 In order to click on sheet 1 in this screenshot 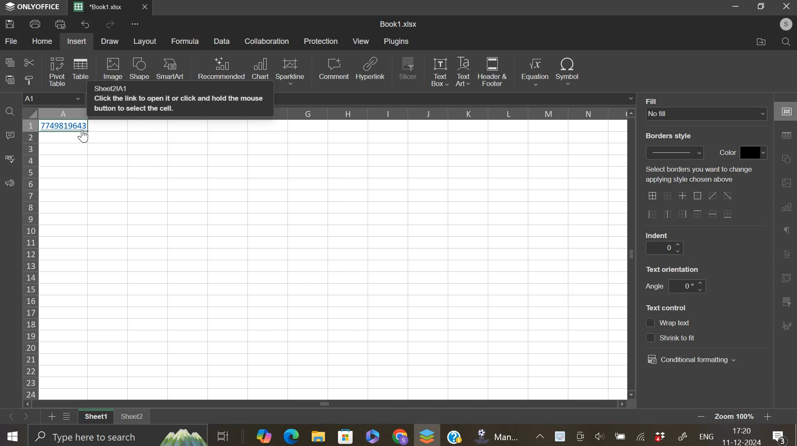, I will do `click(94, 417)`.